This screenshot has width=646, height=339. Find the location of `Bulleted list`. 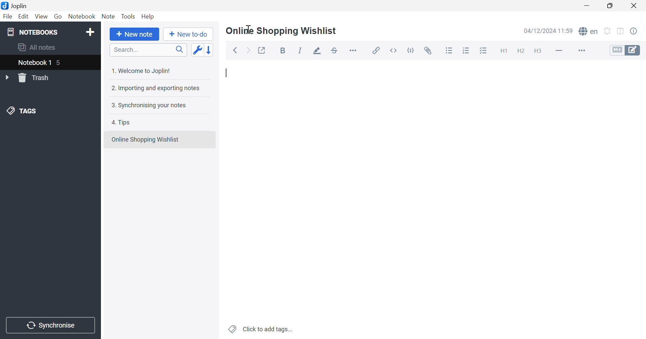

Bulleted list is located at coordinates (450, 51).